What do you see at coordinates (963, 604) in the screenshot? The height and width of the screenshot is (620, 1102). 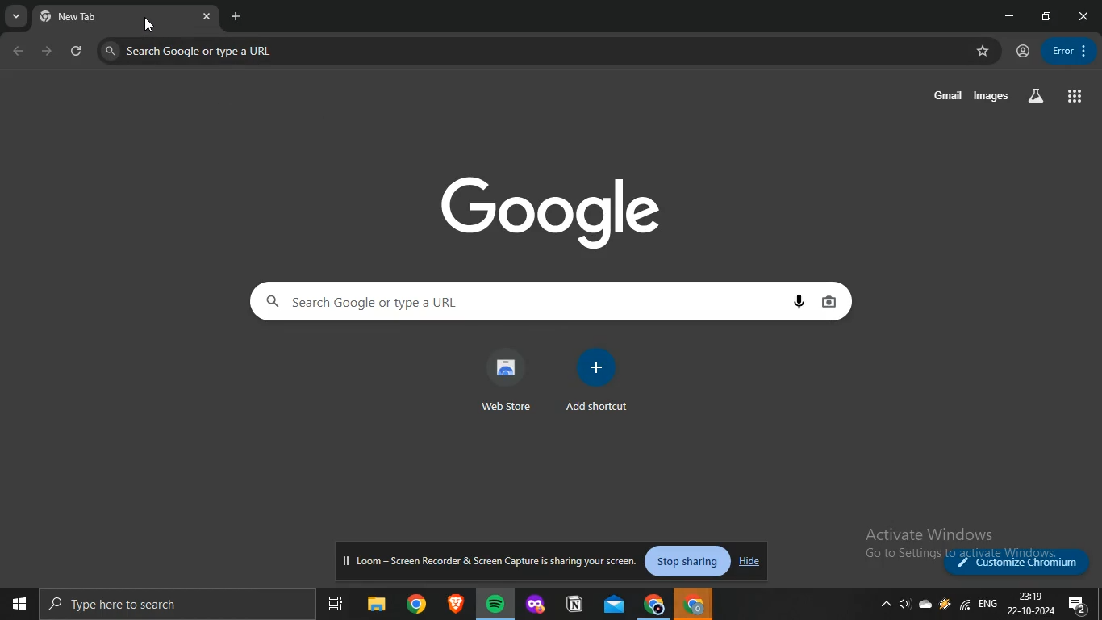 I see `wifi` at bounding box center [963, 604].